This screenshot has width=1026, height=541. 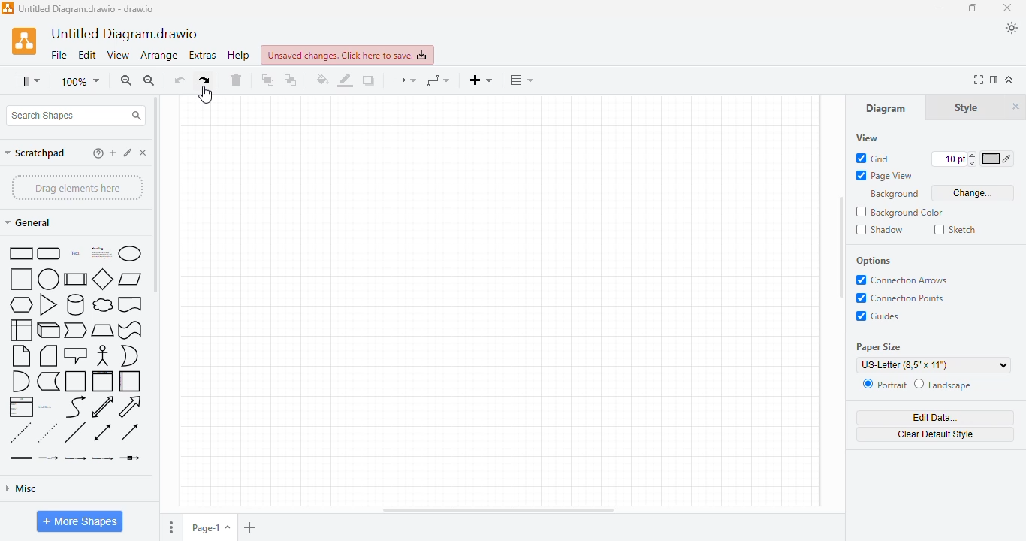 What do you see at coordinates (86, 8) in the screenshot?
I see `title` at bounding box center [86, 8].